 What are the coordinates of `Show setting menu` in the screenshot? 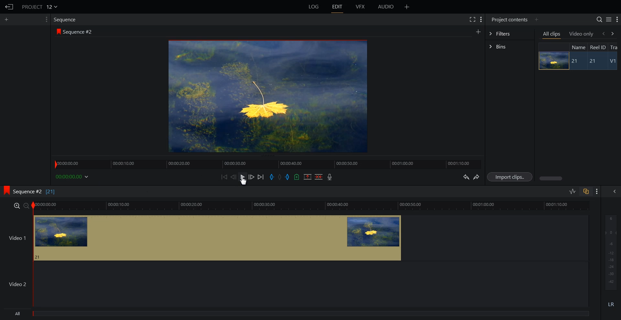 It's located at (617, 20).